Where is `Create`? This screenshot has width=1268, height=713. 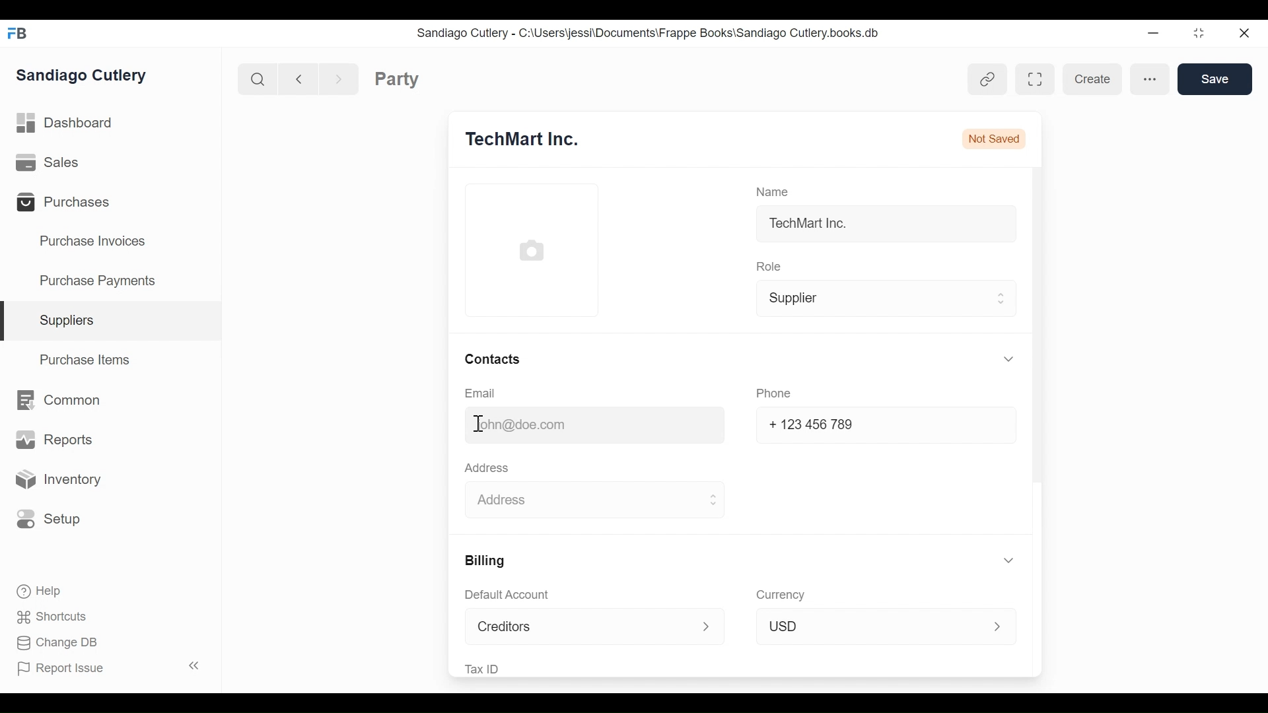
Create is located at coordinates (1090, 79).